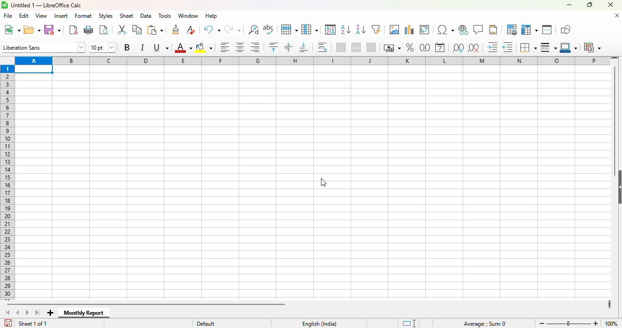 This screenshot has width=622, height=328. Describe the element at coordinates (547, 30) in the screenshot. I see `split window` at that location.